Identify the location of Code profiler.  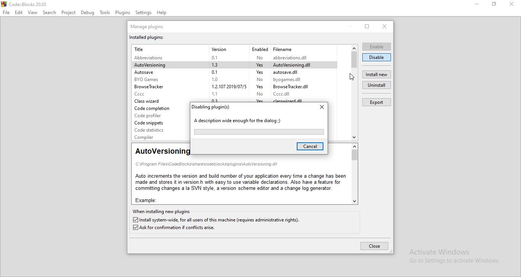
(154, 115).